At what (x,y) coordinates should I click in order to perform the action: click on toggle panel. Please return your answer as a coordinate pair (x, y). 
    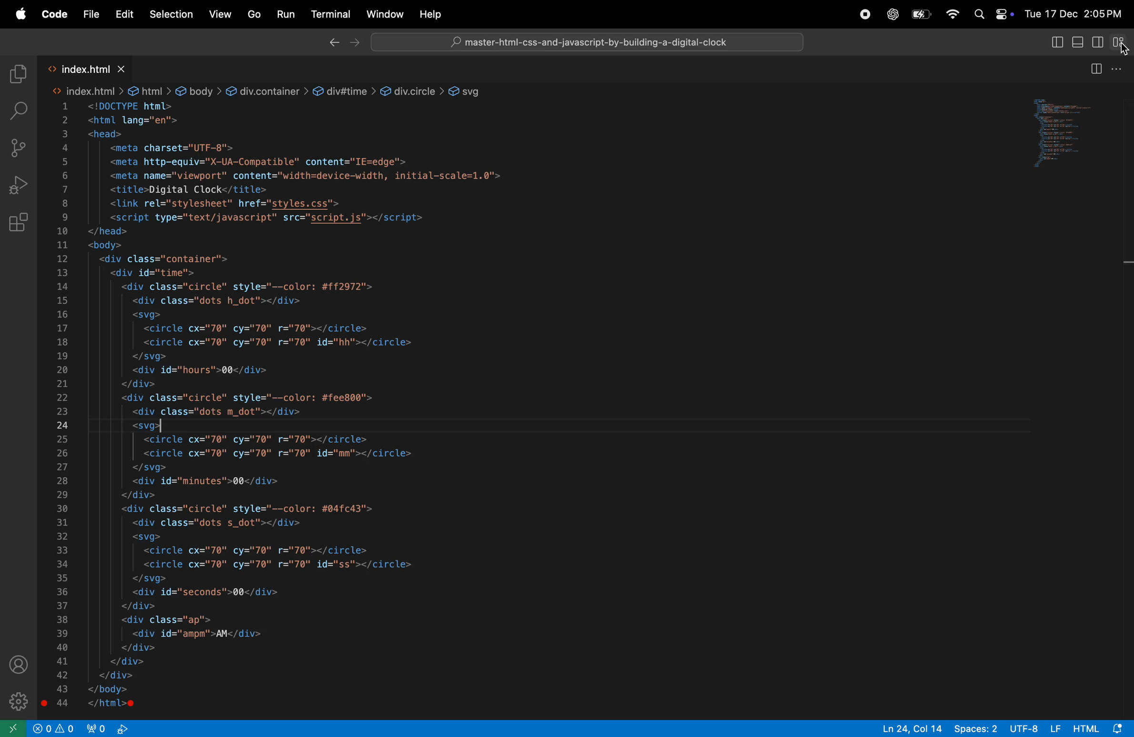
    Looking at the image, I should click on (1055, 43).